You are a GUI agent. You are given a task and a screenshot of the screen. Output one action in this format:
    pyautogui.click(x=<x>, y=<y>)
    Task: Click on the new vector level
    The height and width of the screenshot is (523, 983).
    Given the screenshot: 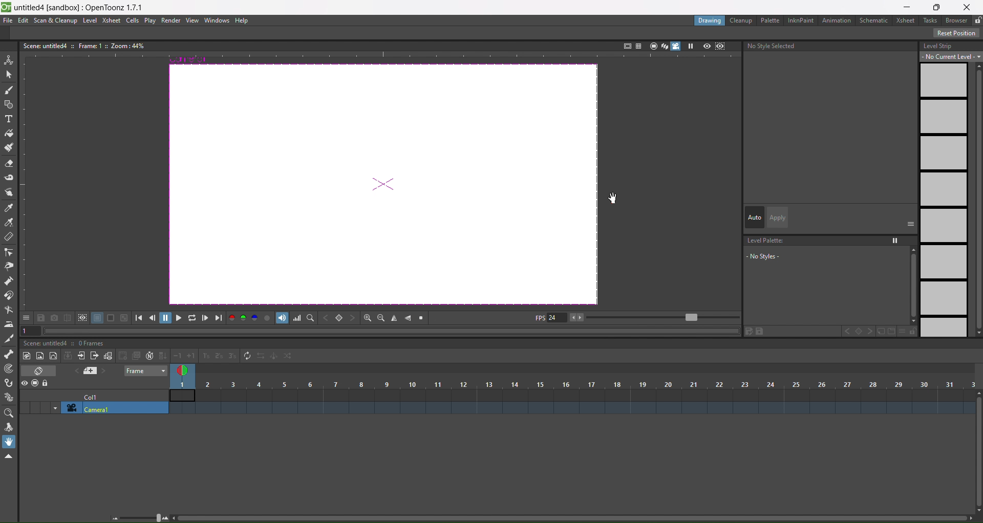 What is the action you would take?
    pyautogui.click(x=53, y=356)
    